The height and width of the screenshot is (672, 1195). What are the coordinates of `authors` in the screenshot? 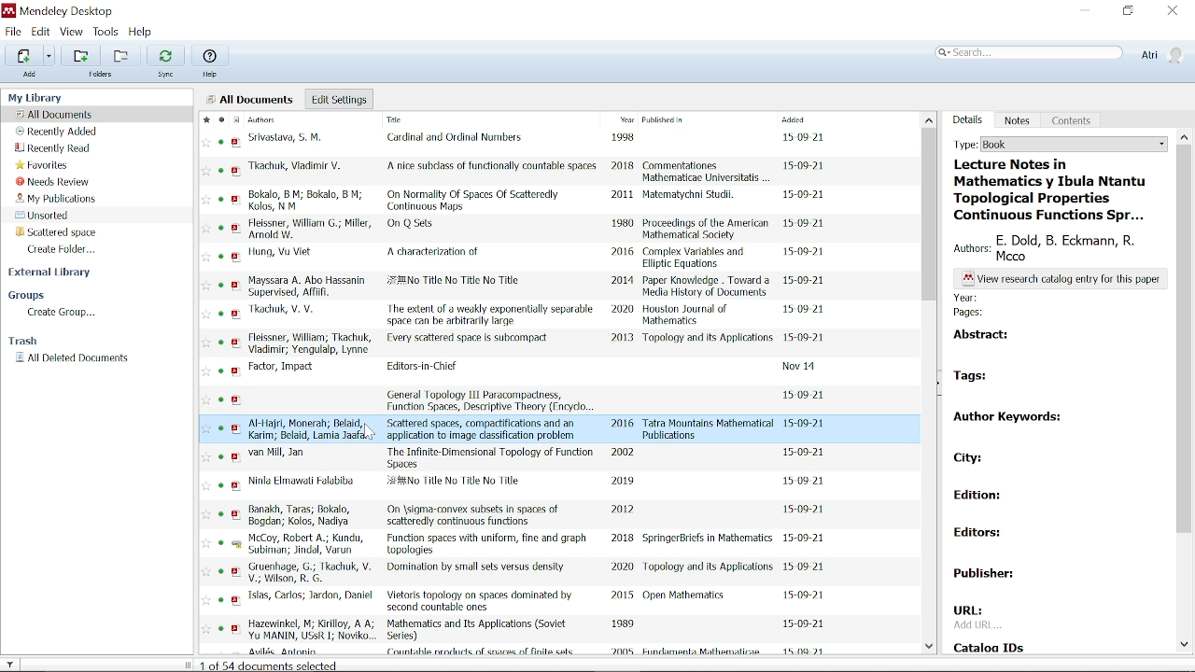 It's located at (291, 312).